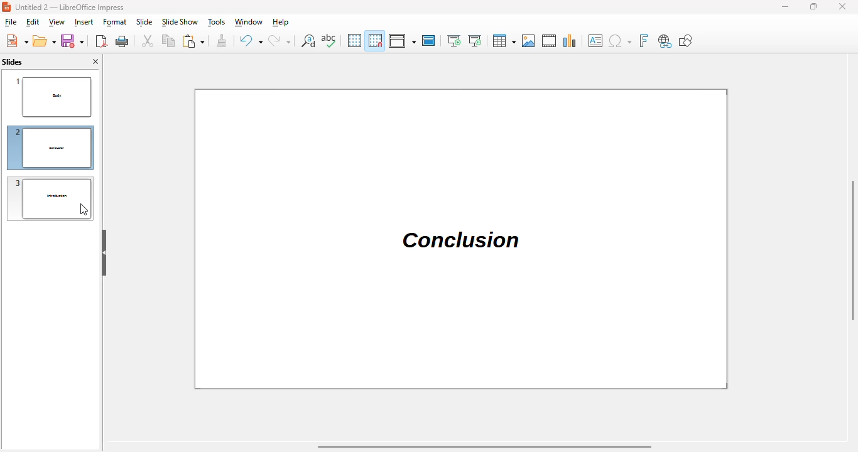 The height and width of the screenshot is (452, 858). Describe the element at coordinates (486, 447) in the screenshot. I see `horizontal scroll bar` at that location.